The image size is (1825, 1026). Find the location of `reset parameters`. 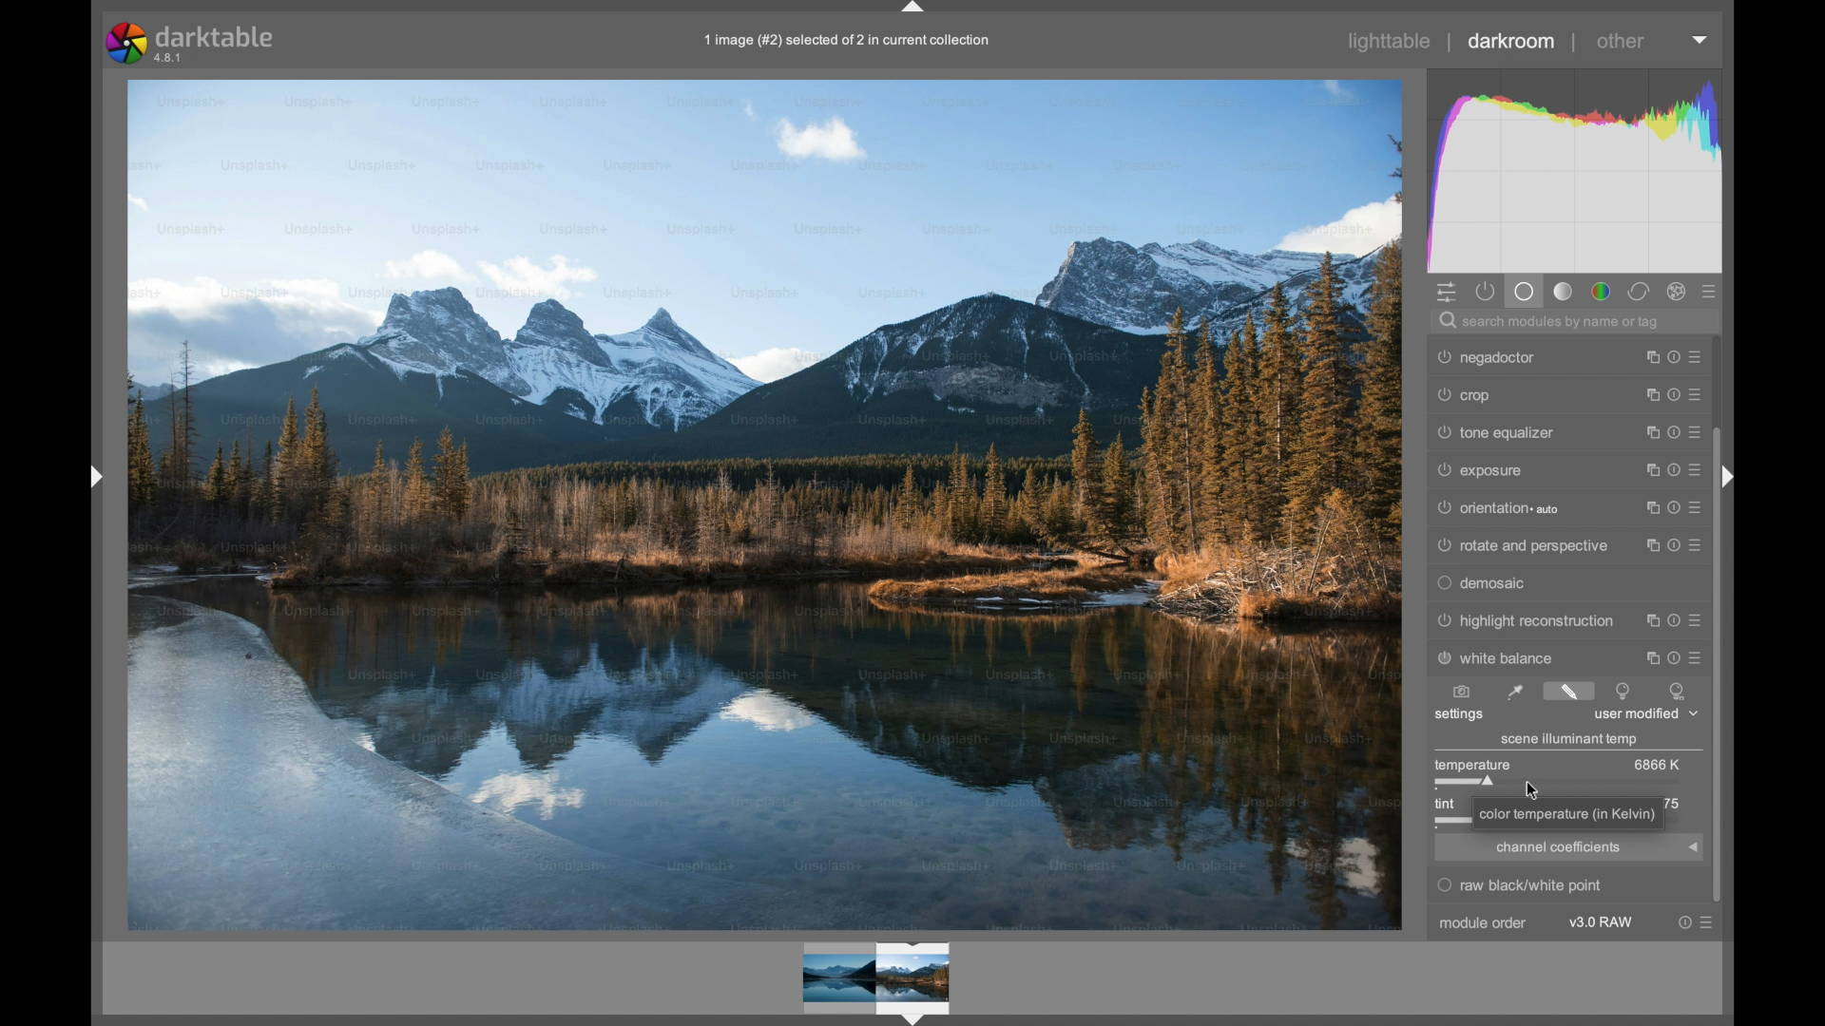

reset parameters is located at coordinates (1675, 352).